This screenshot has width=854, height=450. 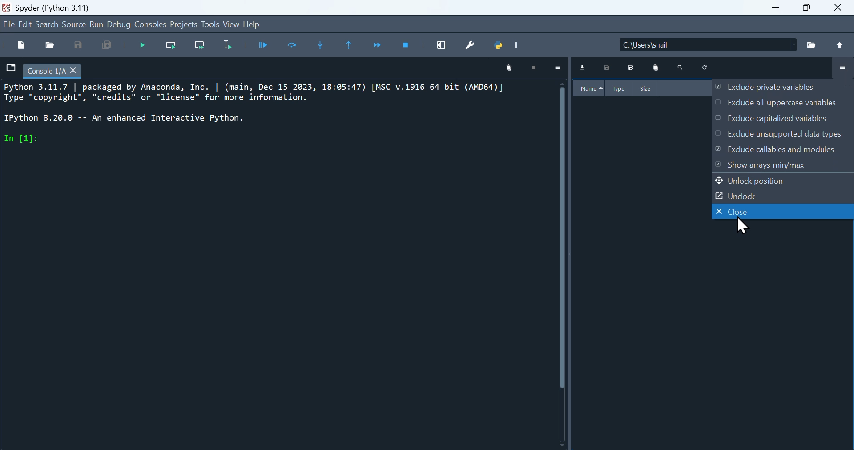 What do you see at coordinates (622, 88) in the screenshot?
I see `Type` at bounding box center [622, 88].